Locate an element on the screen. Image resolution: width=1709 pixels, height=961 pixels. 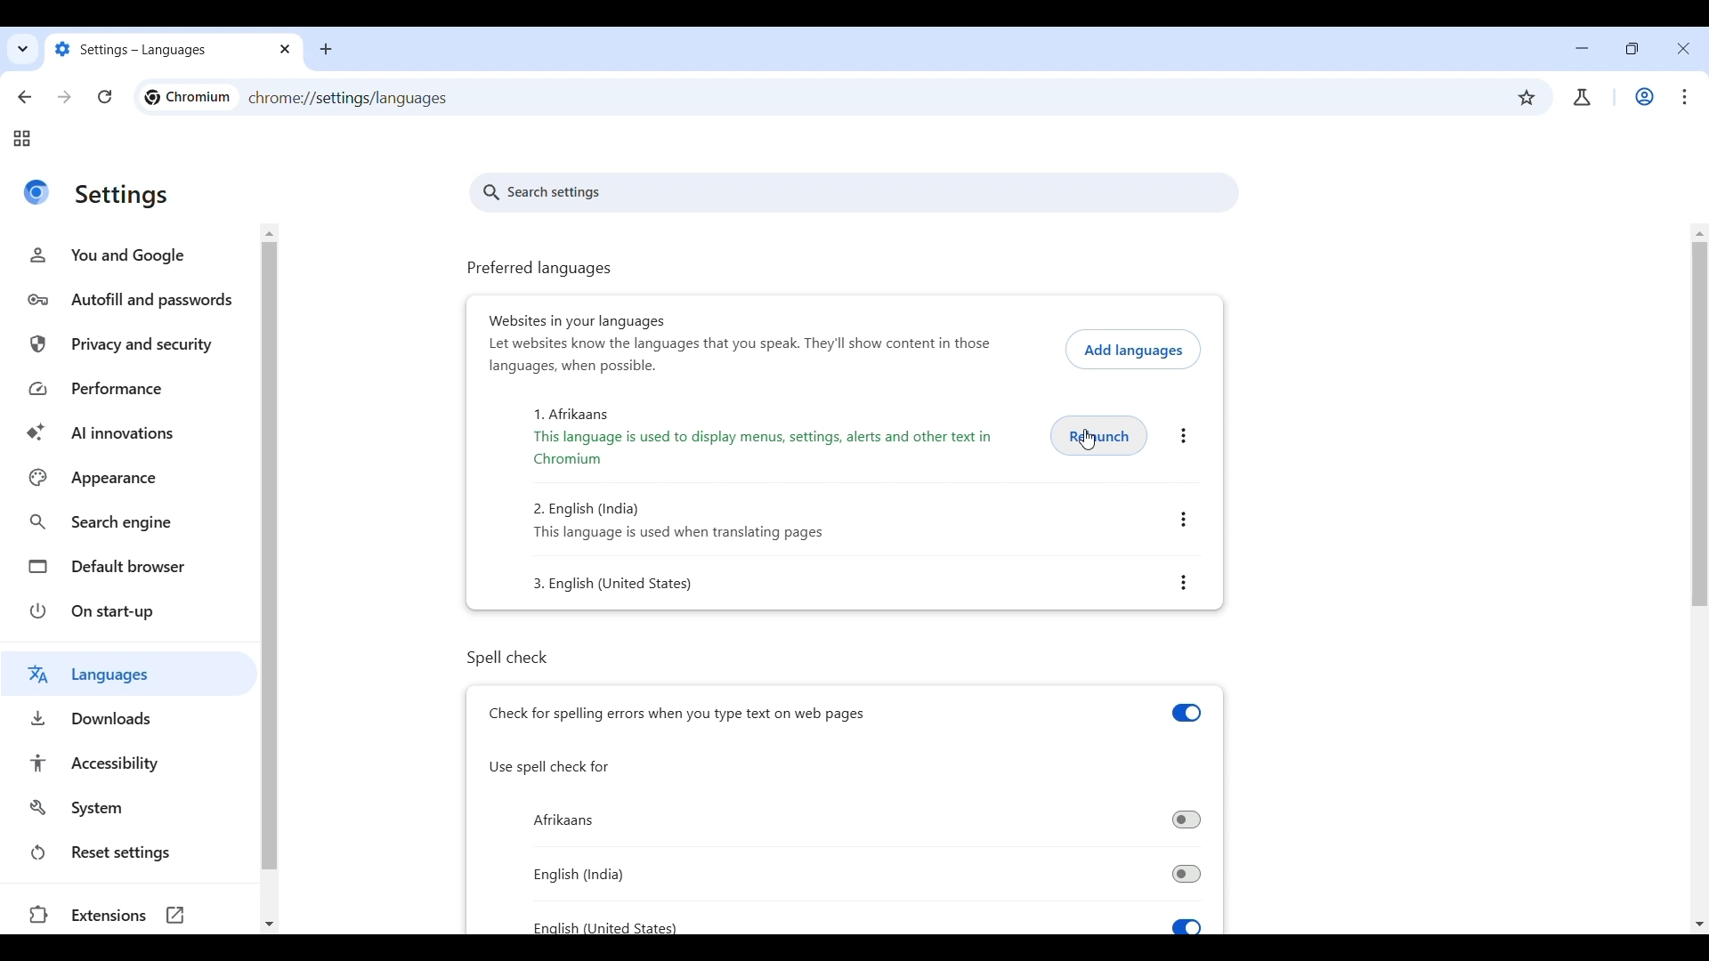
Quick slide to bottom is located at coordinates (269, 925).